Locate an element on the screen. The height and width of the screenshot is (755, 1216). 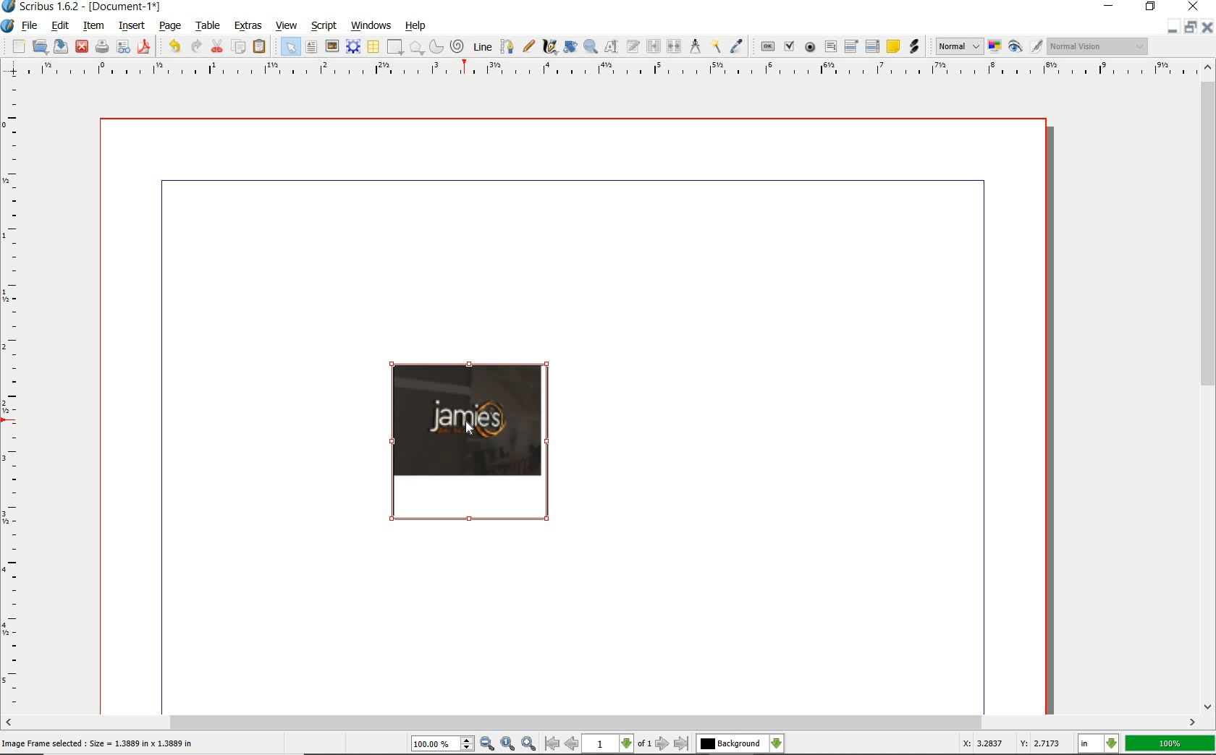
ARC is located at coordinates (436, 47).